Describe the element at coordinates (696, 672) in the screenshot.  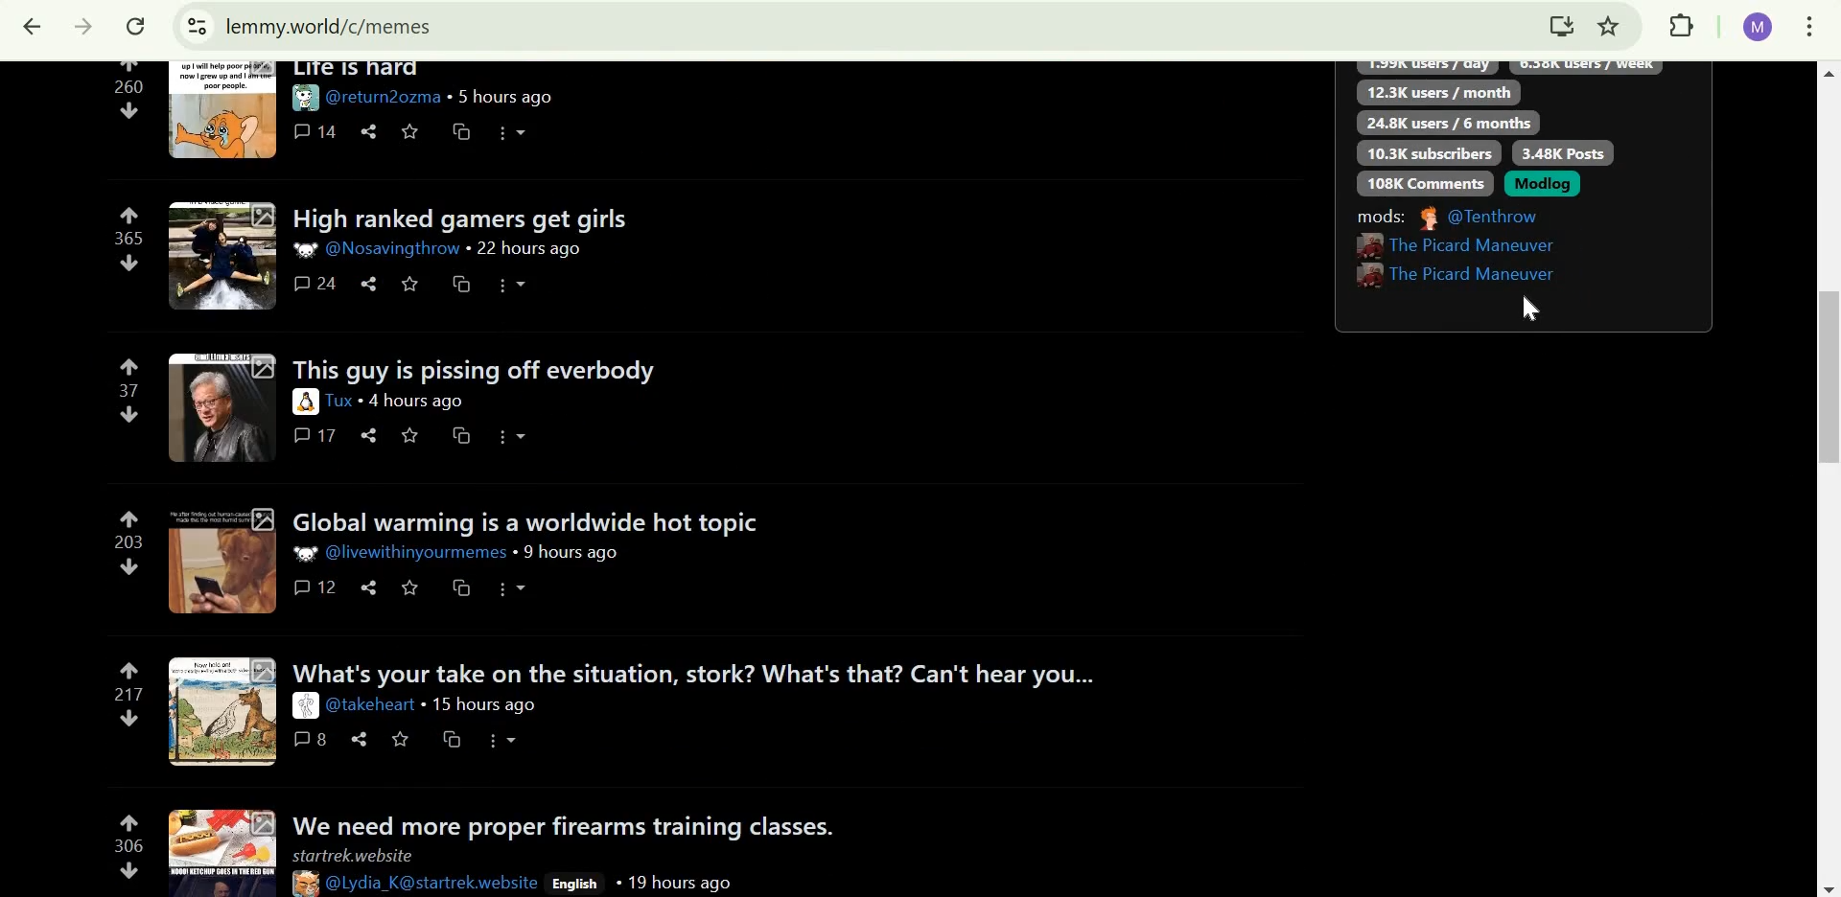
I see `what's your take on the situation, stork? What's that? Can't hear you...` at that location.